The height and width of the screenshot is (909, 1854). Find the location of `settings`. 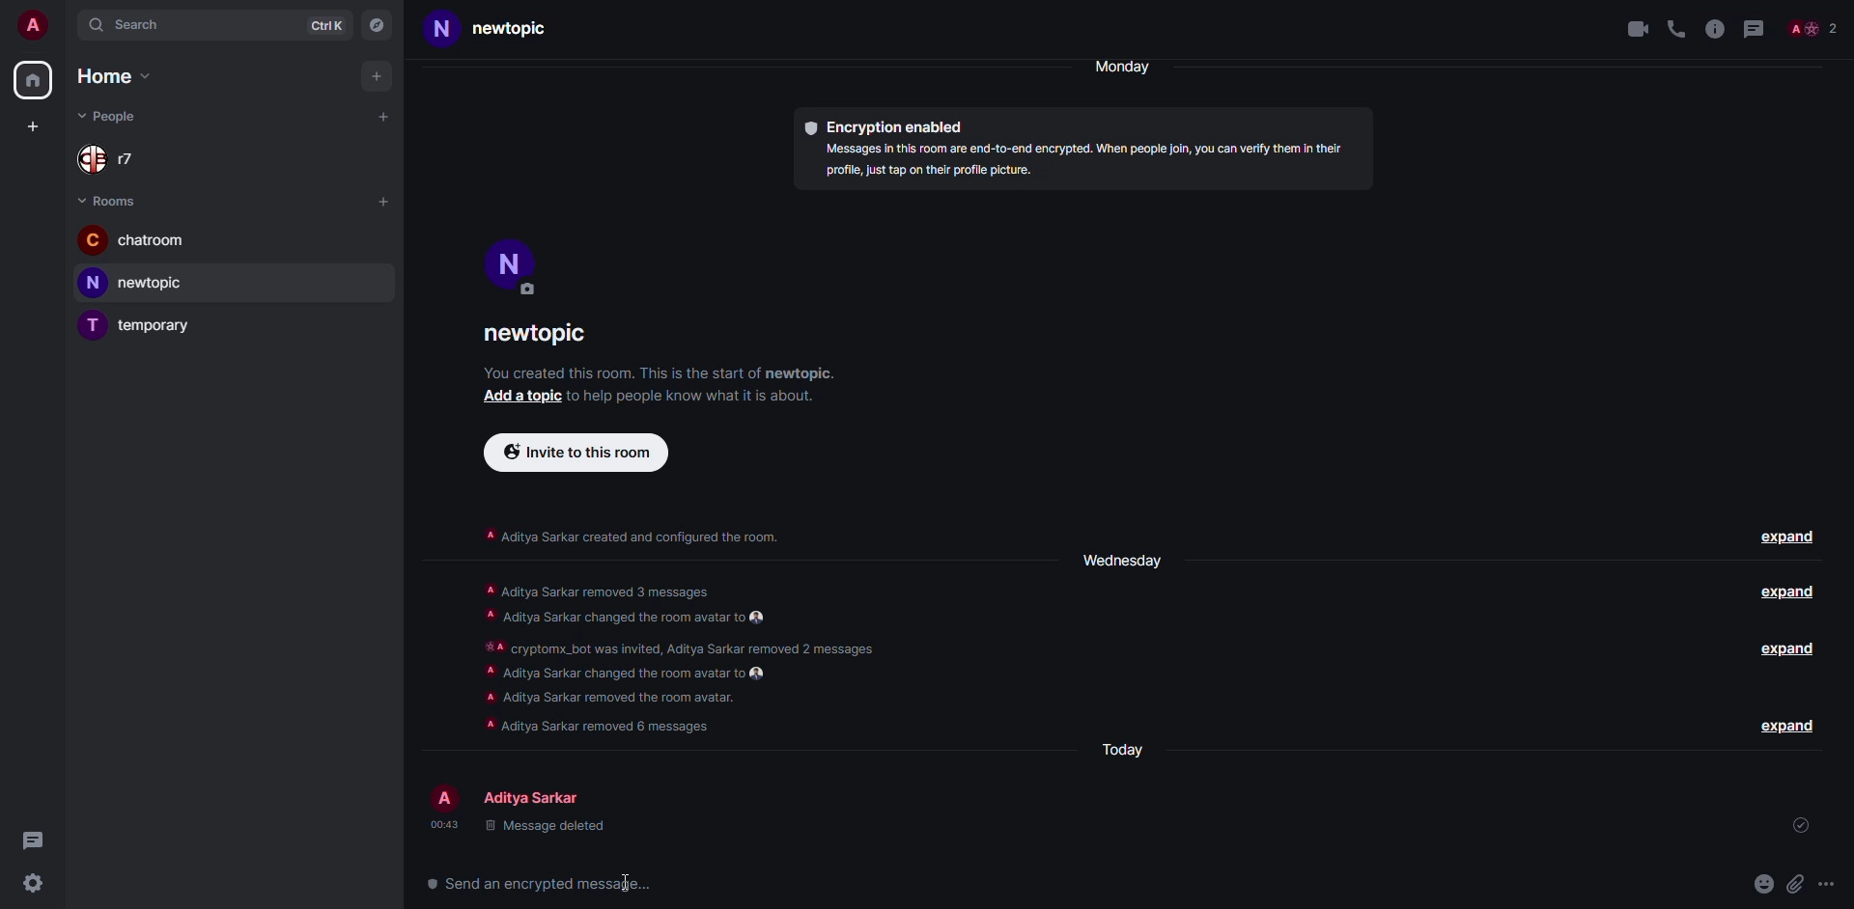

settings is located at coordinates (32, 885).